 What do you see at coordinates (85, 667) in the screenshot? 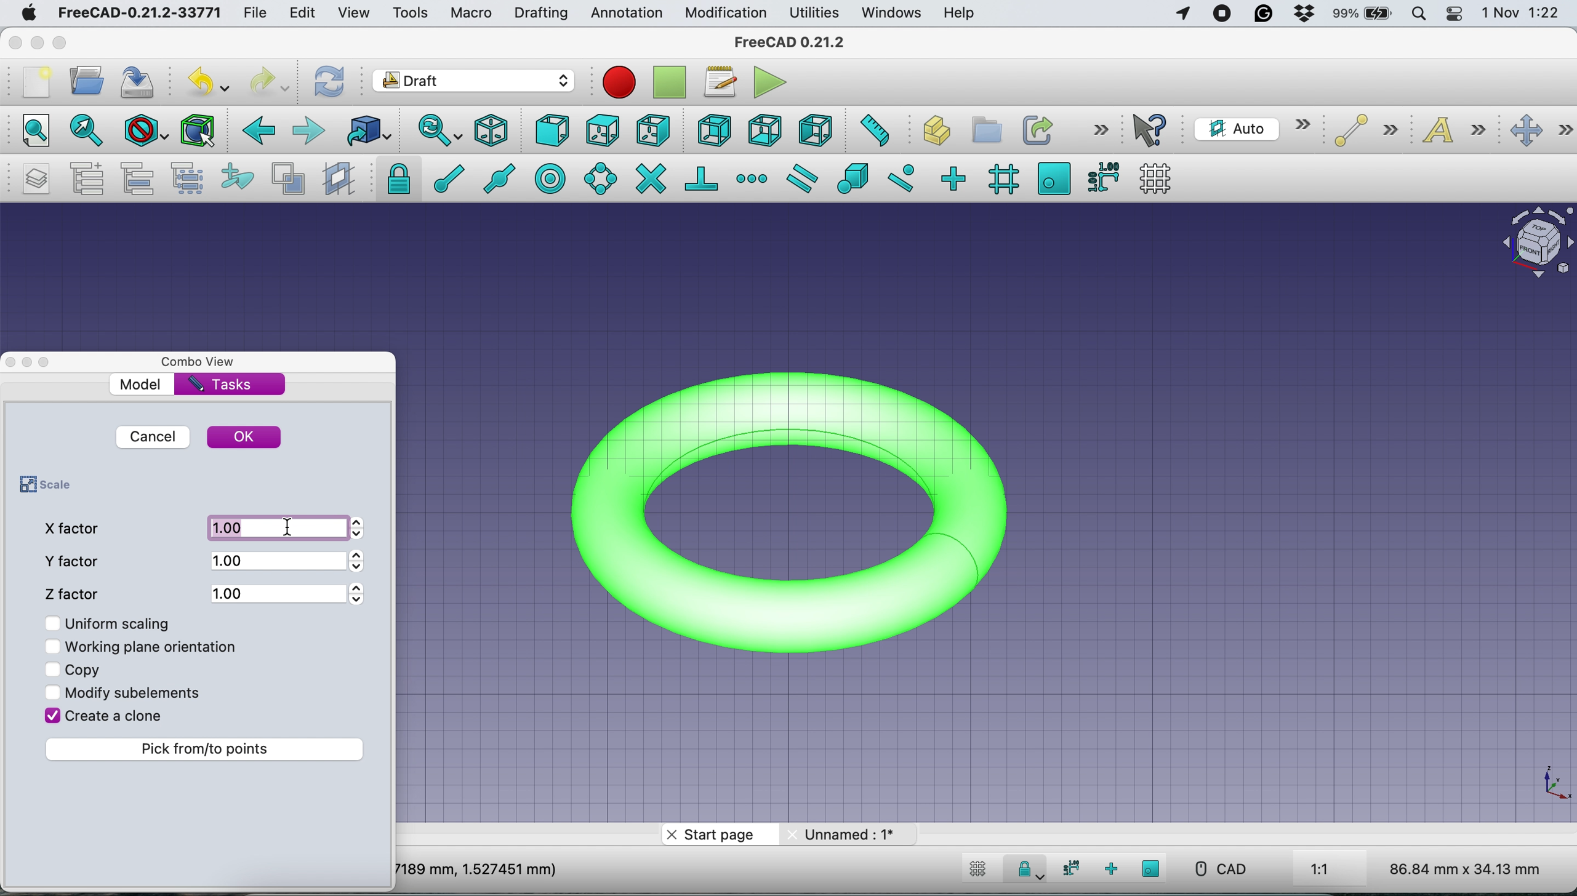
I see `copy` at bounding box center [85, 667].